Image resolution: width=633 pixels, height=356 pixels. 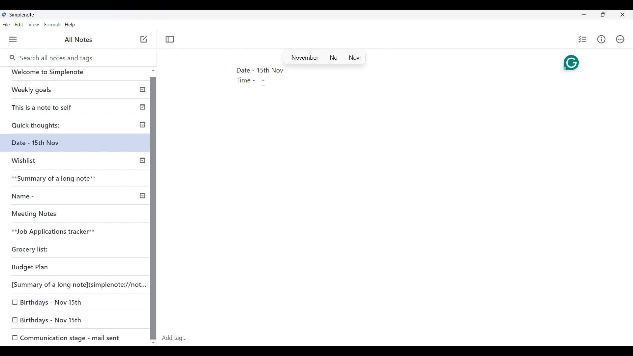 I want to click on Cursor position unchanged , so click(x=263, y=83).